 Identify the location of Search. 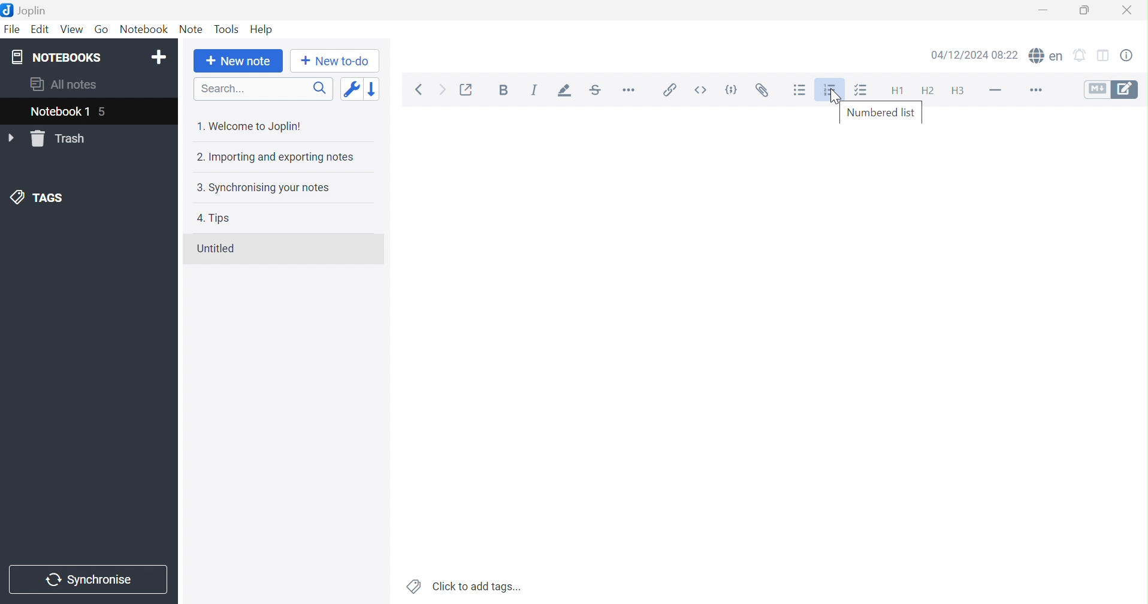
(262, 89).